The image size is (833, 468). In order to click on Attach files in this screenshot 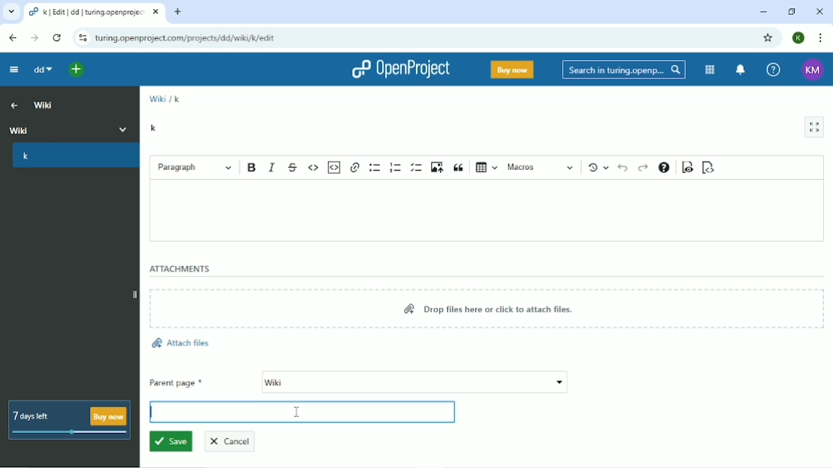, I will do `click(180, 344)`.